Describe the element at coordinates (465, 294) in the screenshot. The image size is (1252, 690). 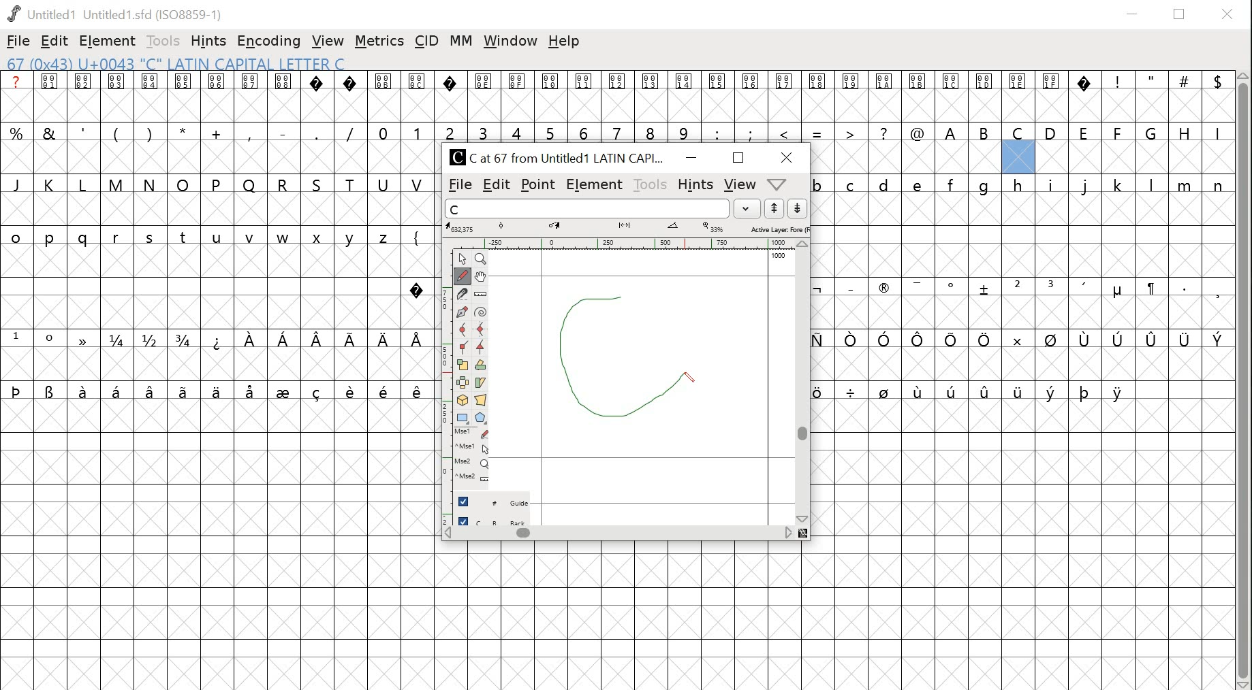
I see `knife` at that location.